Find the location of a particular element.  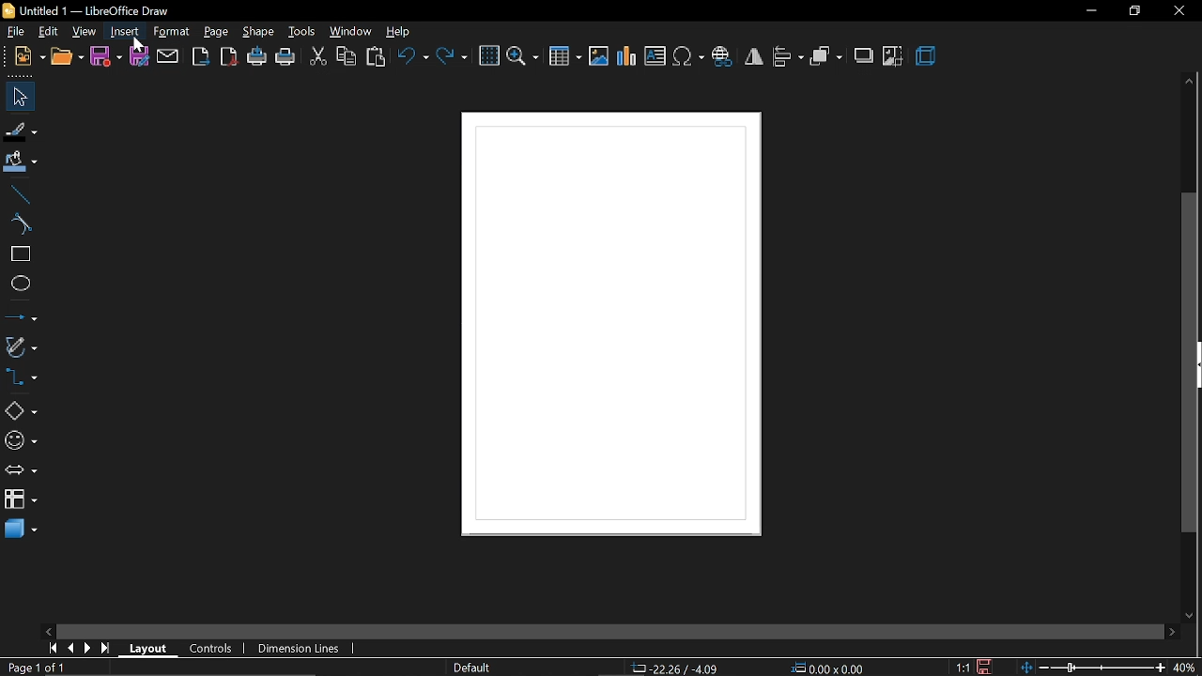

save is located at coordinates (986, 666).